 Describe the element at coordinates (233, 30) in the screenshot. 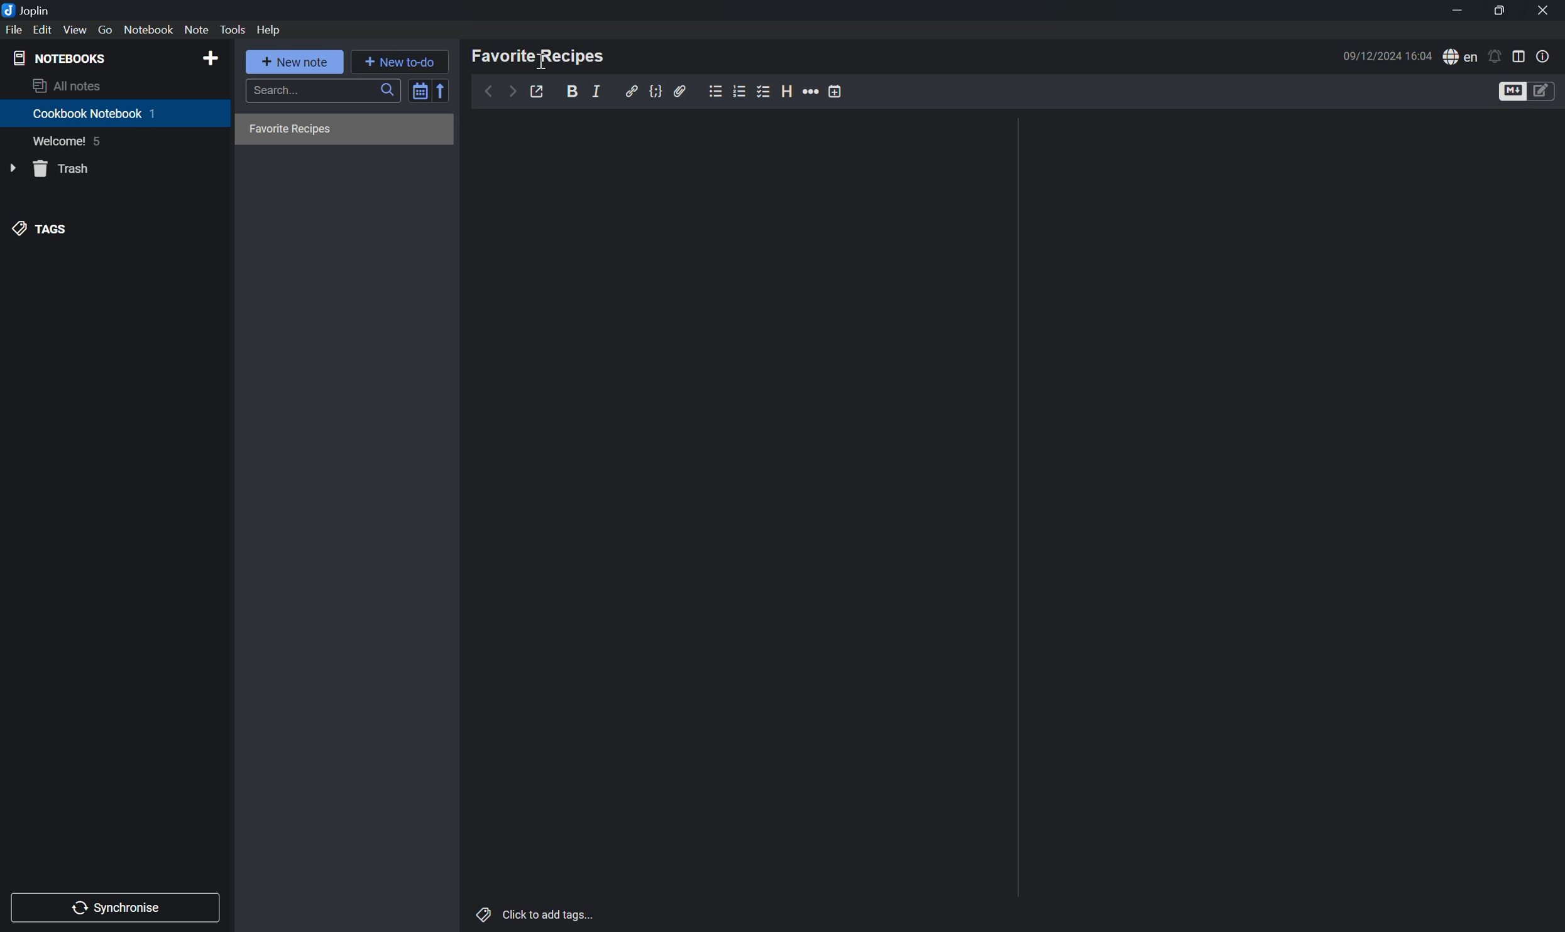

I see `Tools` at that location.